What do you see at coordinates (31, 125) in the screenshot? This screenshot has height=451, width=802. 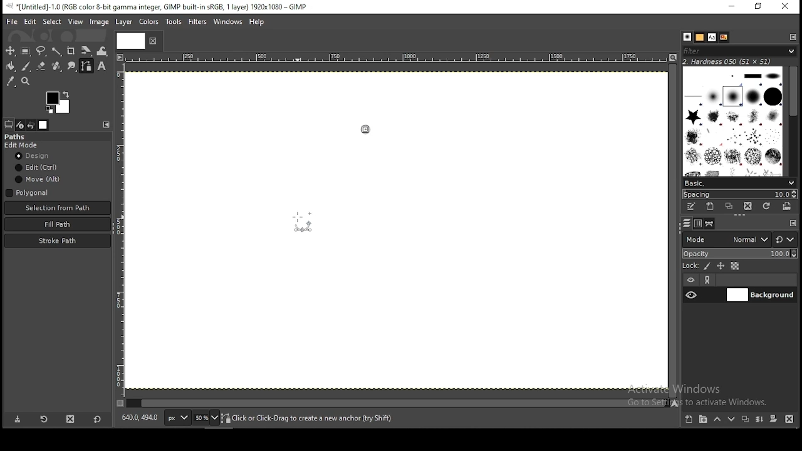 I see `undo history` at bounding box center [31, 125].